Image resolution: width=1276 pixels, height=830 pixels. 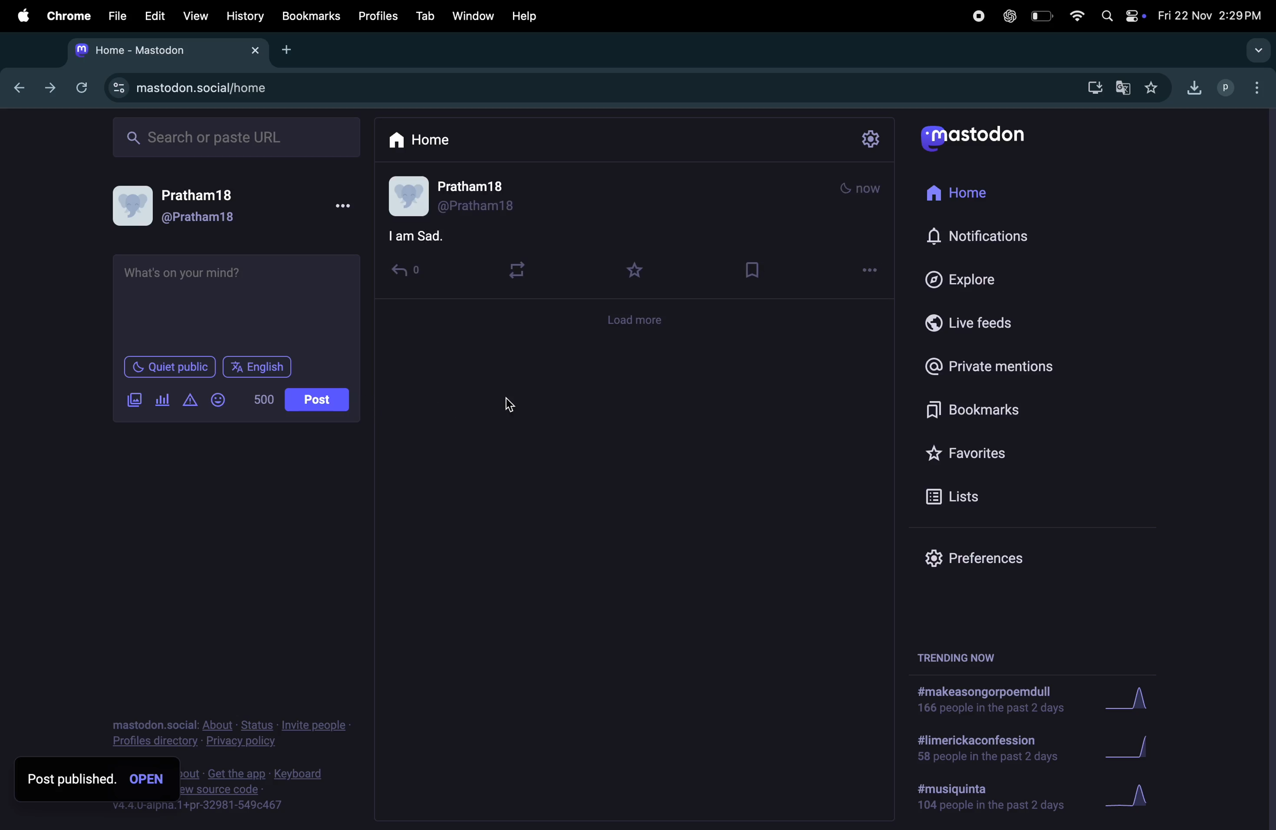 I want to click on mood post, so click(x=629, y=208).